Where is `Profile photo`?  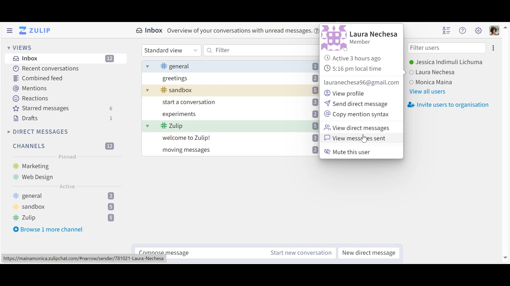 Profile photo is located at coordinates (334, 38).